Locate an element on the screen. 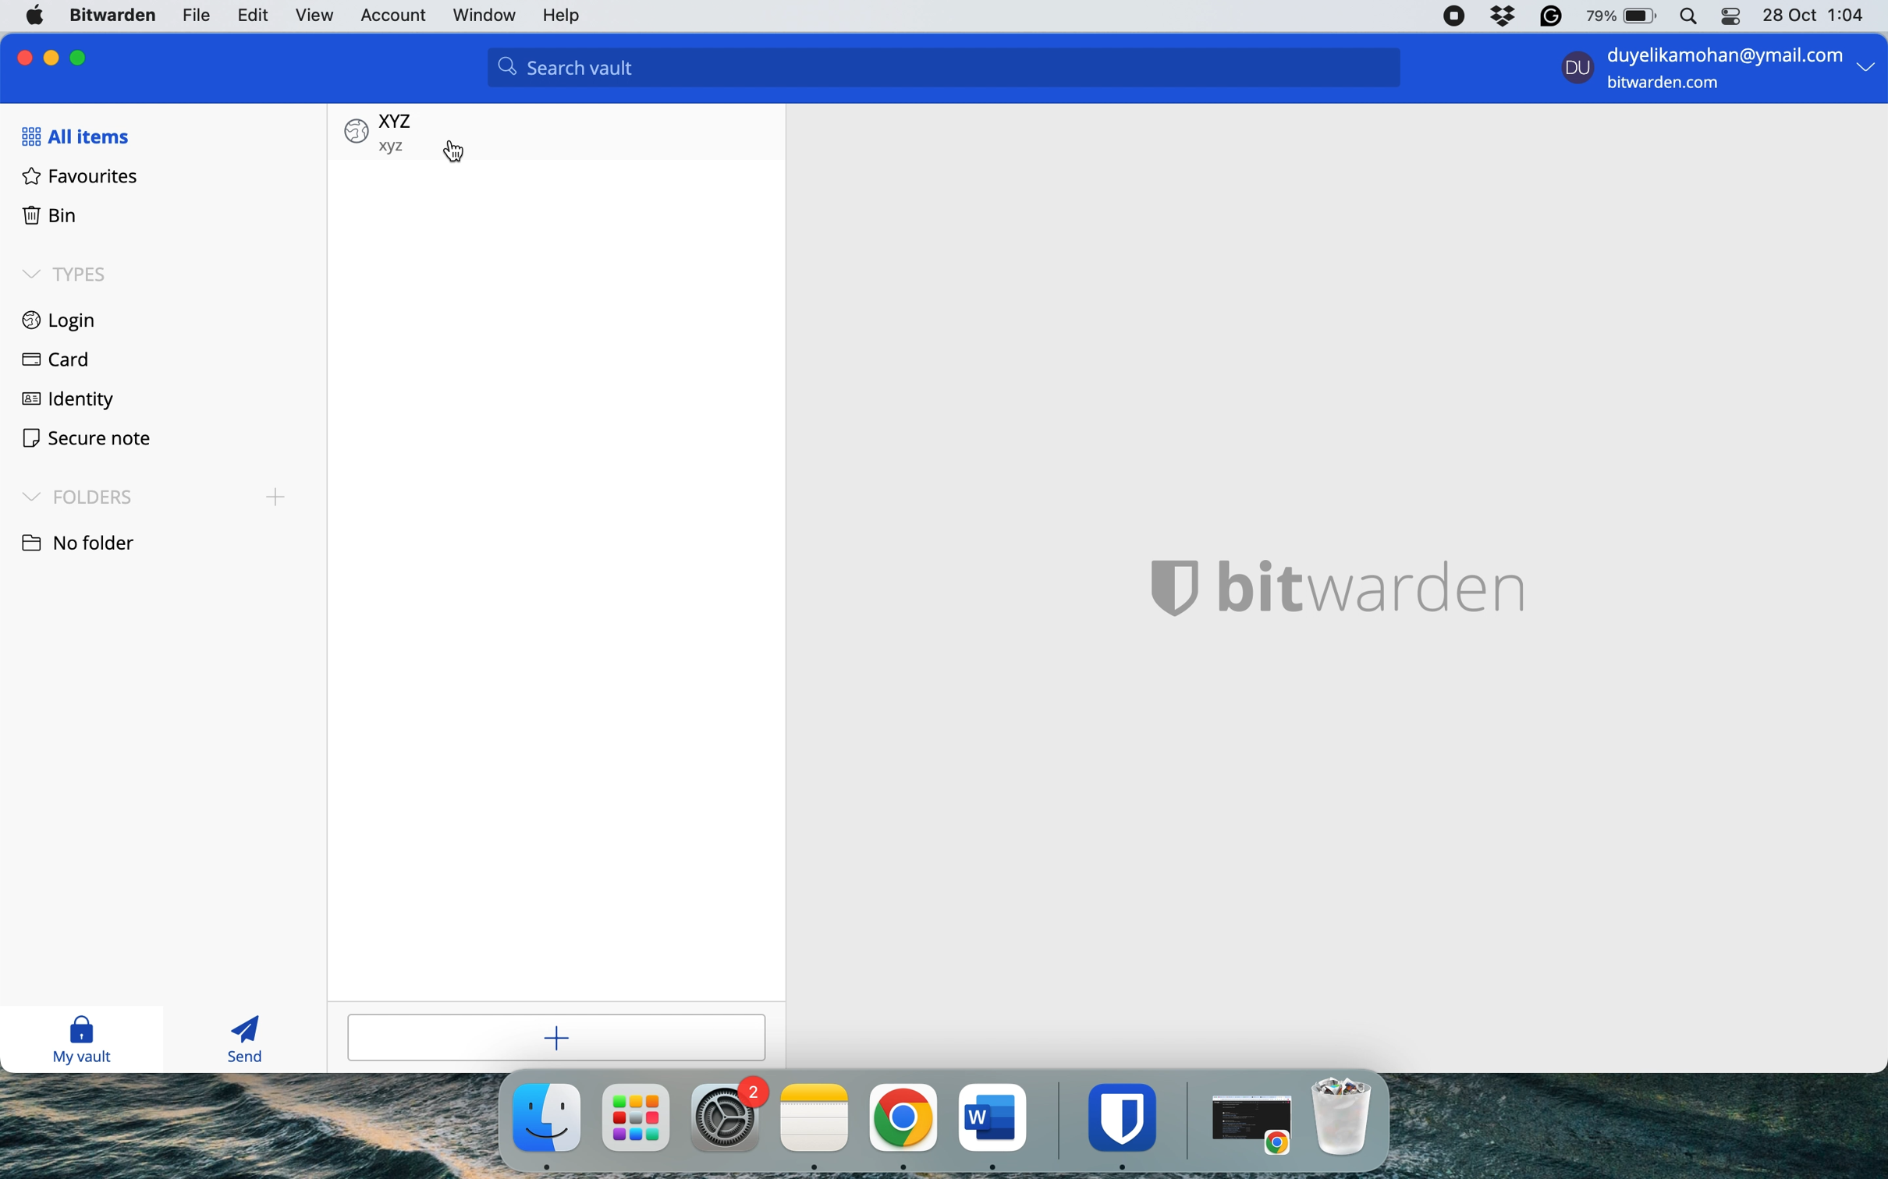 The height and width of the screenshot is (1179, 1888). all items is located at coordinates (74, 136).